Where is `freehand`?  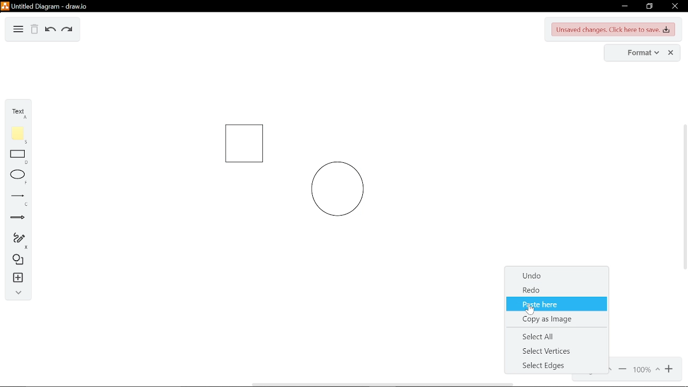 freehand is located at coordinates (17, 241).